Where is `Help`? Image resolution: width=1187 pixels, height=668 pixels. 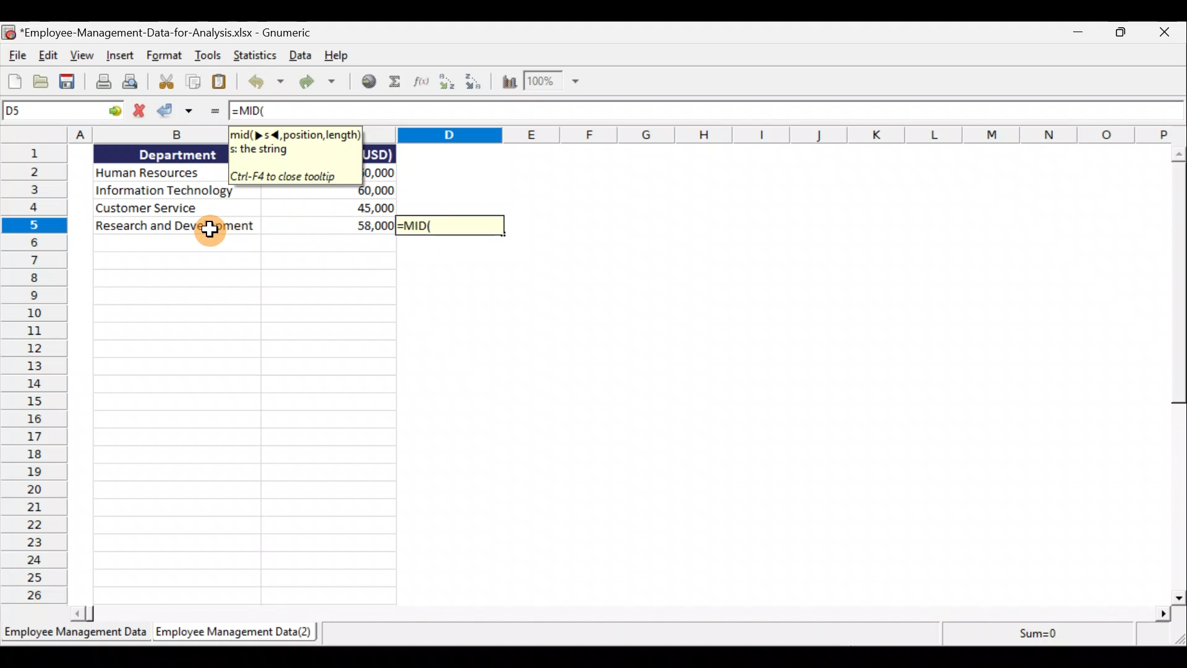
Help is located at coordinates (336, 56).